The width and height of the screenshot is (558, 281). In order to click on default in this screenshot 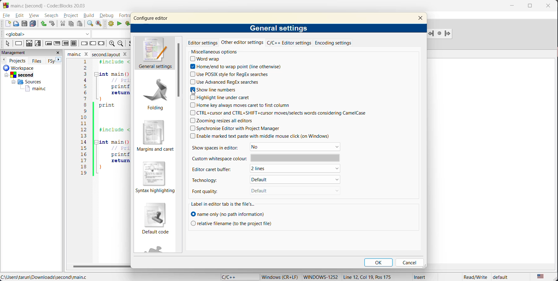, I will do `click(504, 277)`.